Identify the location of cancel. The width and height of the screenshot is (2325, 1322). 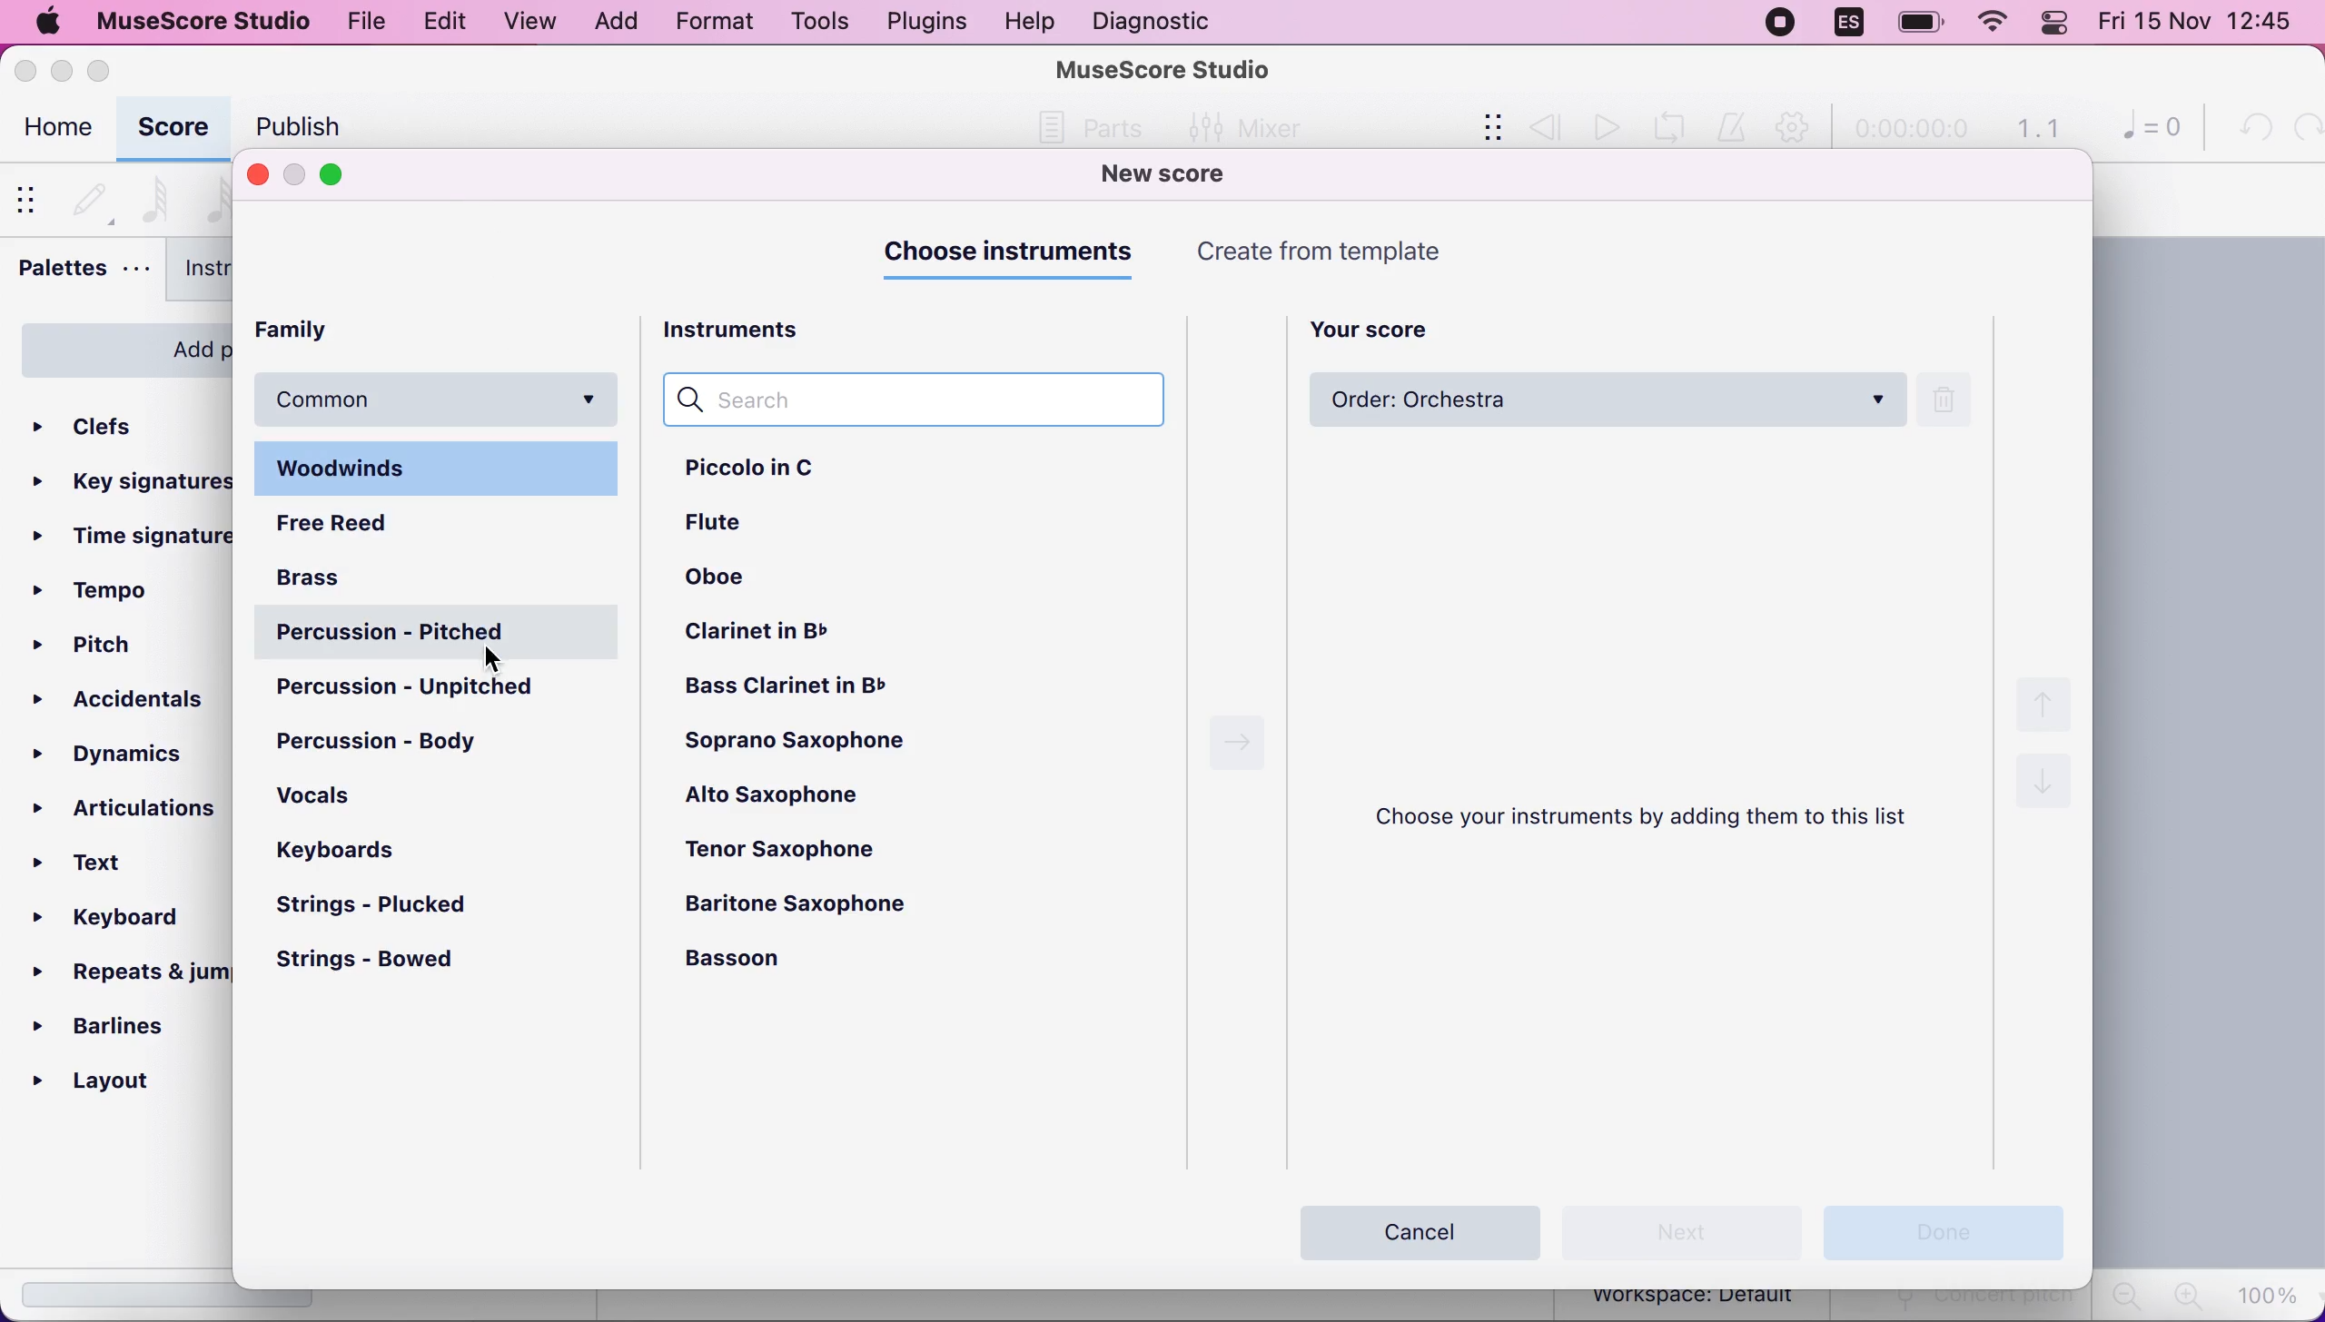
(1422, 1228).